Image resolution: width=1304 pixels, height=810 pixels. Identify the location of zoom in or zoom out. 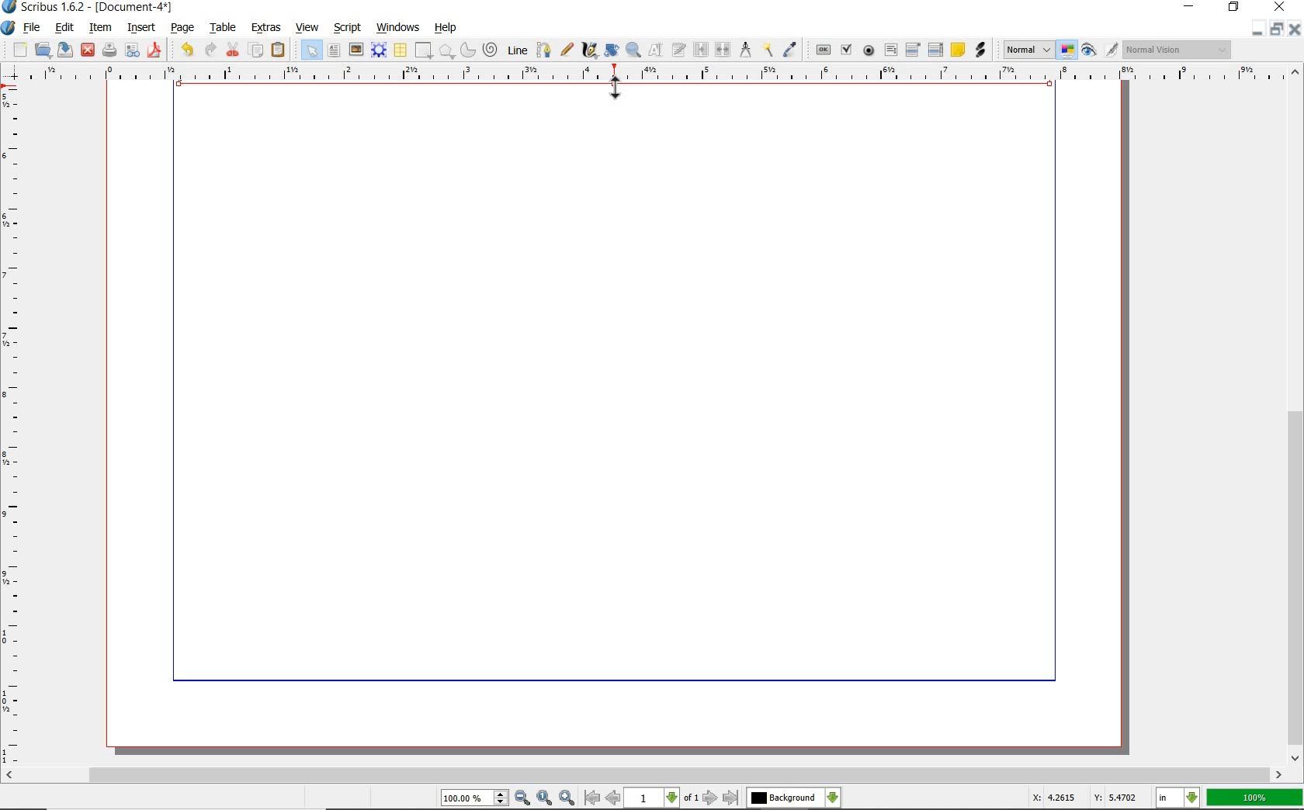
(633, 51).